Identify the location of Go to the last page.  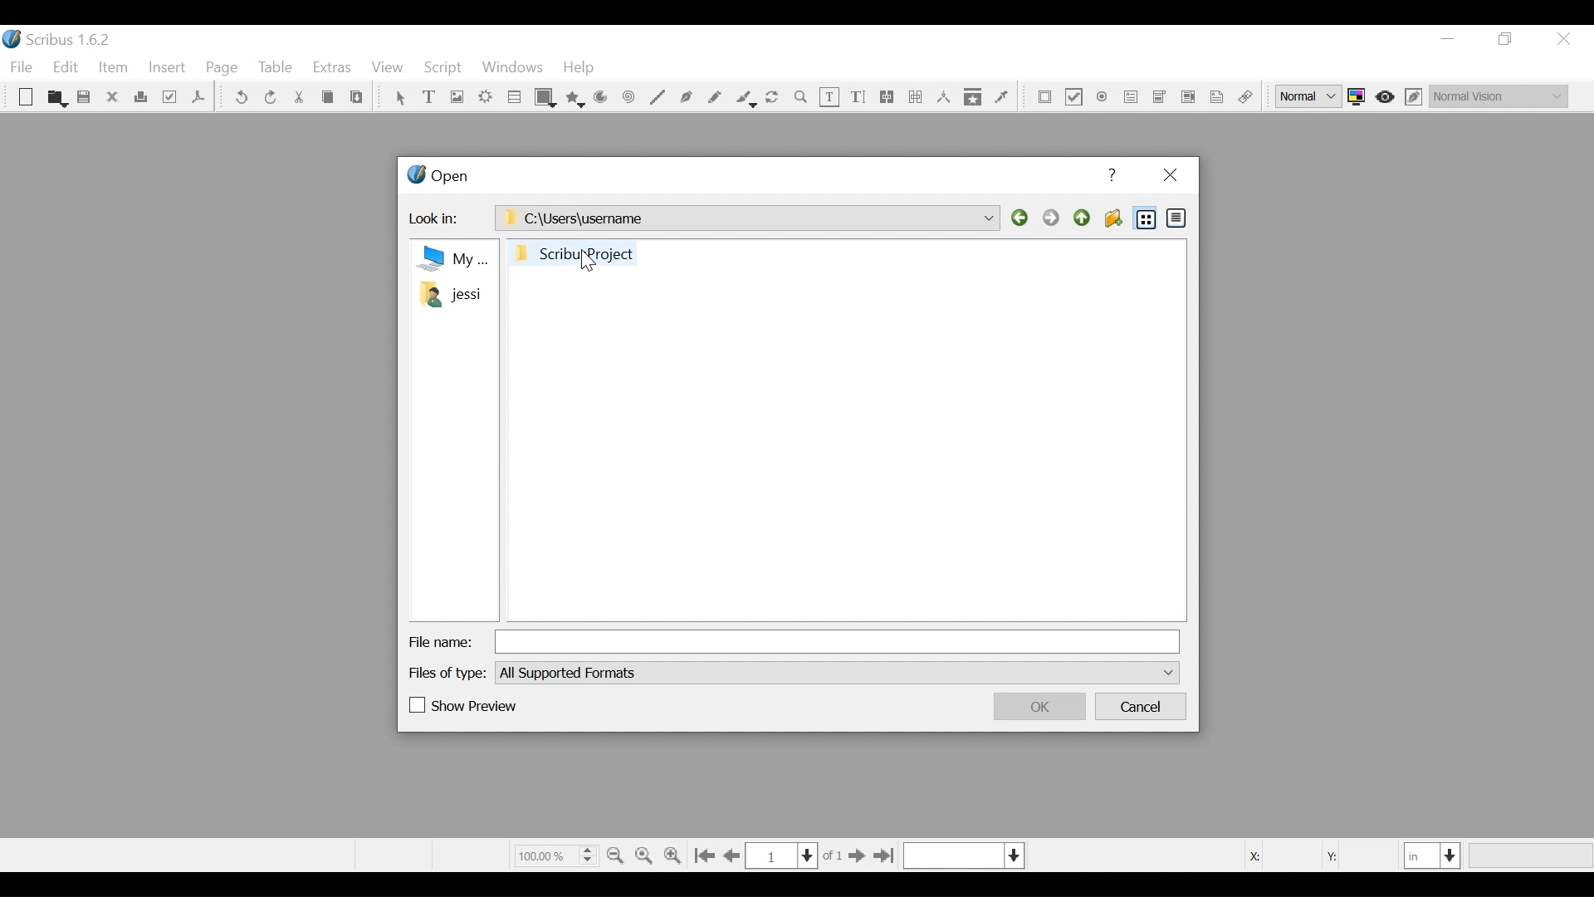
(883, 856).